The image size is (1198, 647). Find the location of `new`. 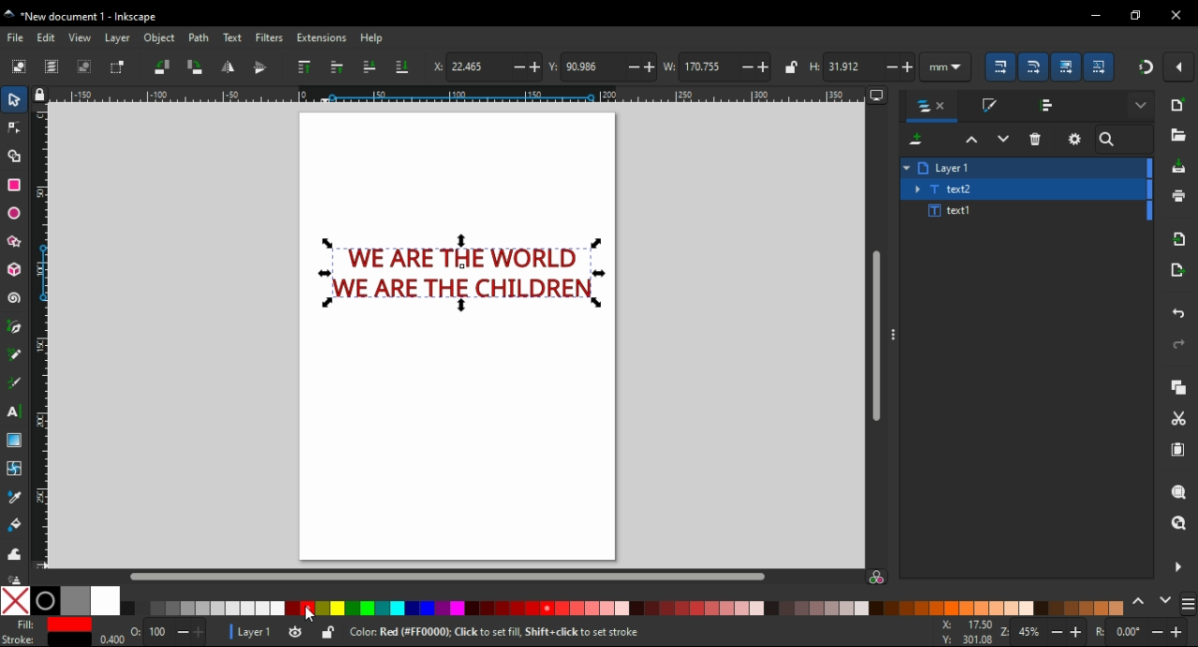

new is located at coordinates (1176, 106).